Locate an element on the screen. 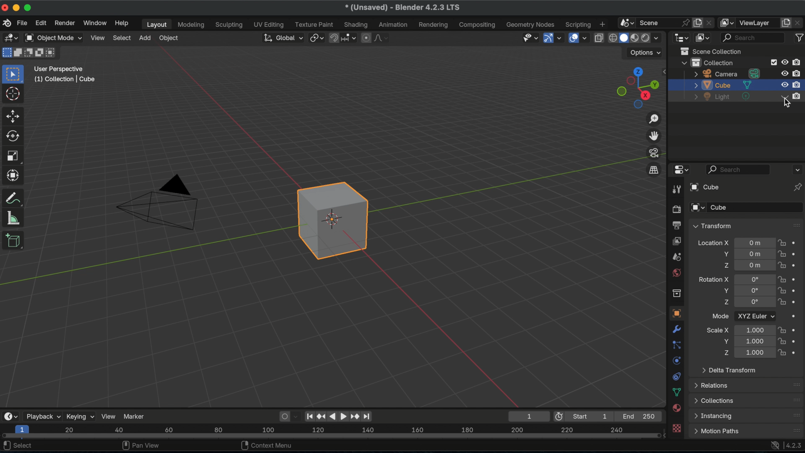 Image resolution: width=805 pixels, height=453 pixels. play is located at coordinates (338, 417).